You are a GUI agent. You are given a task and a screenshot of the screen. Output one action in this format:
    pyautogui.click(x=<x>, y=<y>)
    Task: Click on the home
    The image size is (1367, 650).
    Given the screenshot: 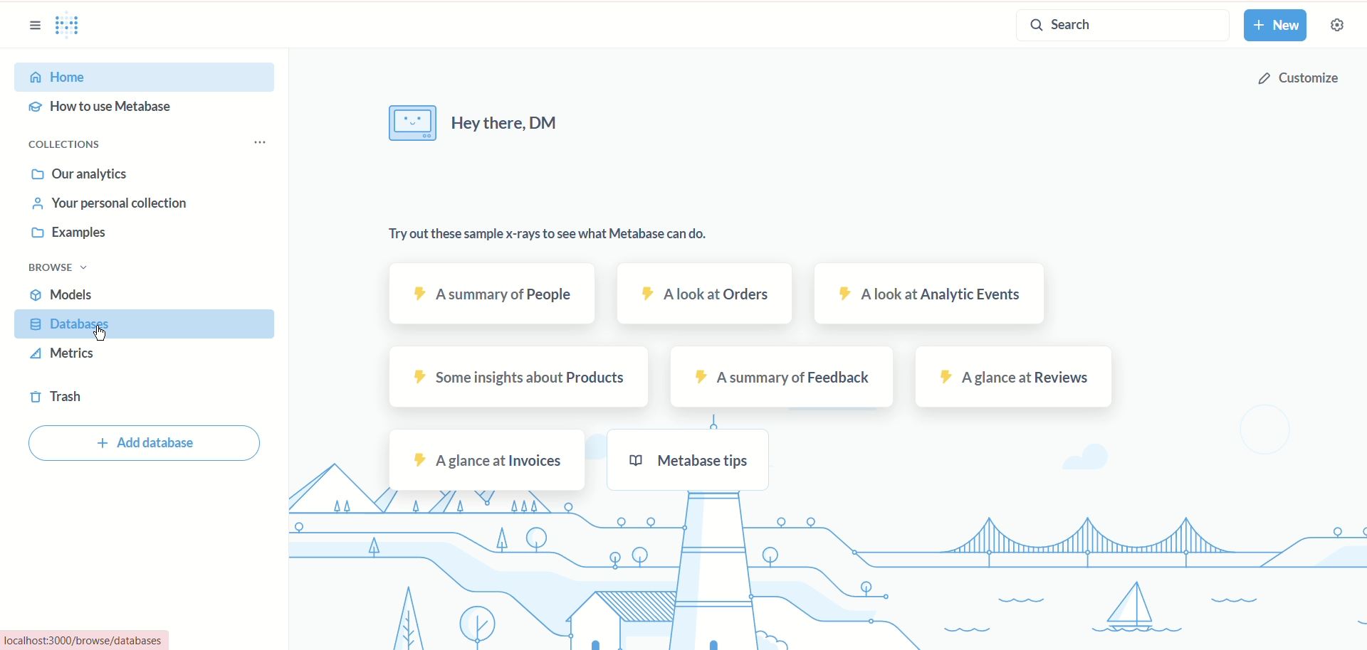 What is the action you would take?
    pyautogui.click(x=147, y=78)
    